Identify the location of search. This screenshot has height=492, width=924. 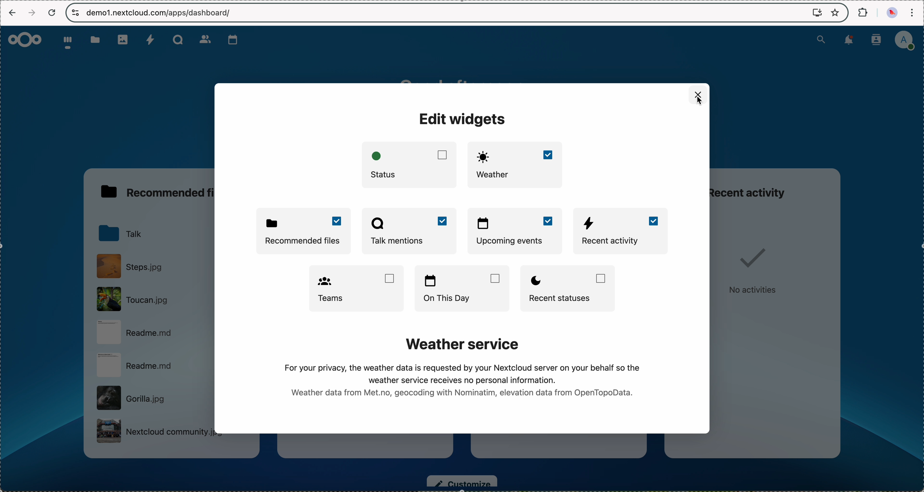
(822, 39).